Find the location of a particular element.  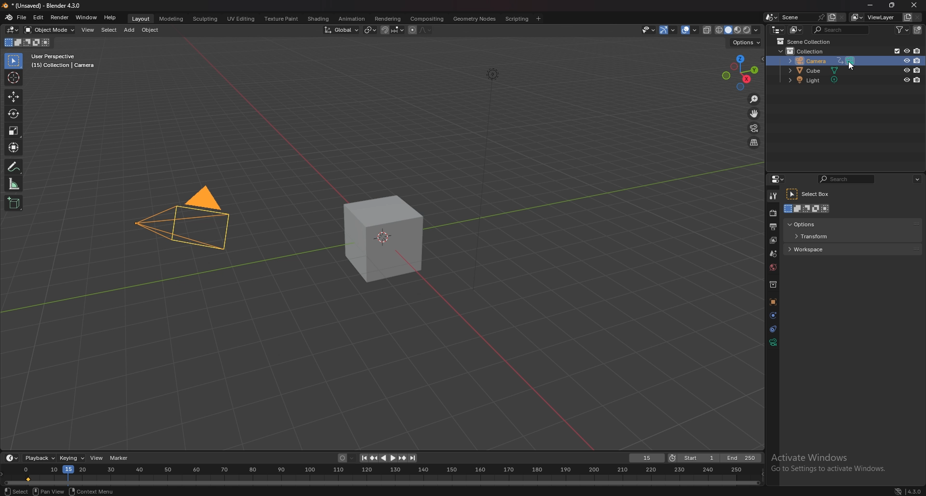

search is located at coordinates (841, 29).